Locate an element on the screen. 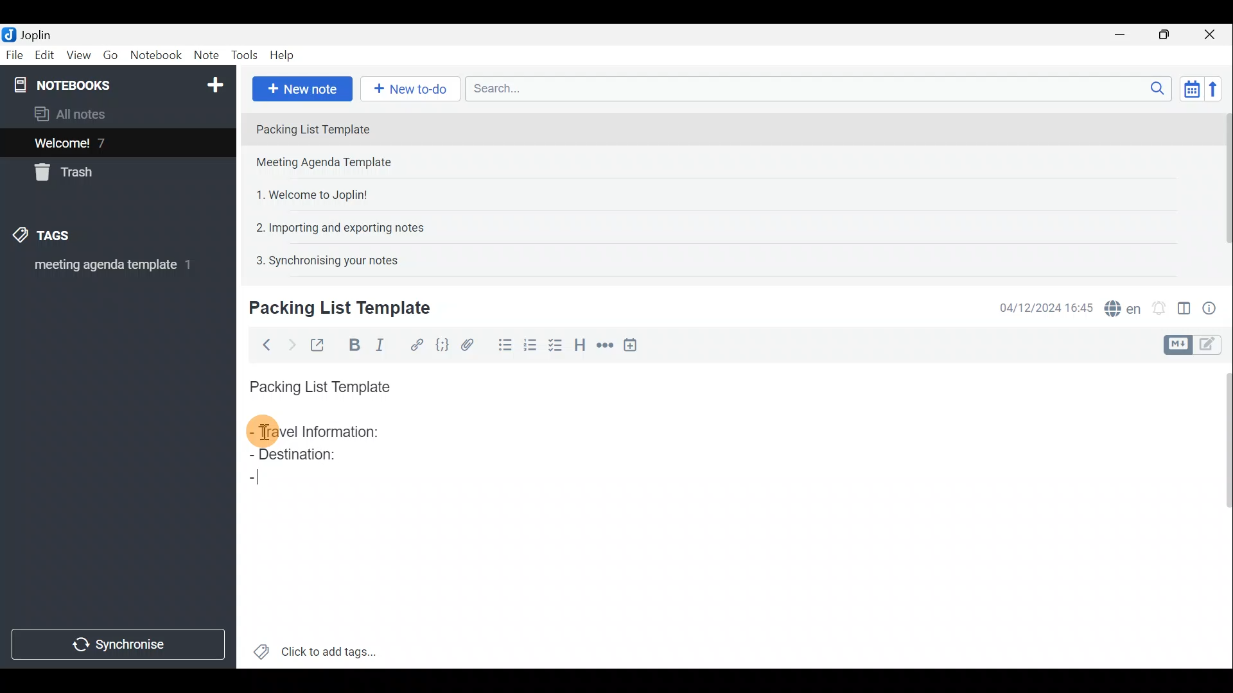 The image size is (1233, 693). Note is located at coordinates (205, 56).